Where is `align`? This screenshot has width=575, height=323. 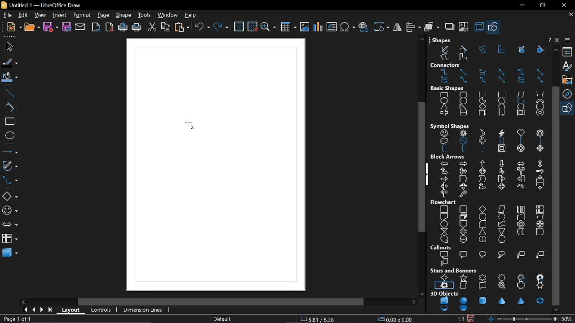
align is located at coordinates (412, 27).